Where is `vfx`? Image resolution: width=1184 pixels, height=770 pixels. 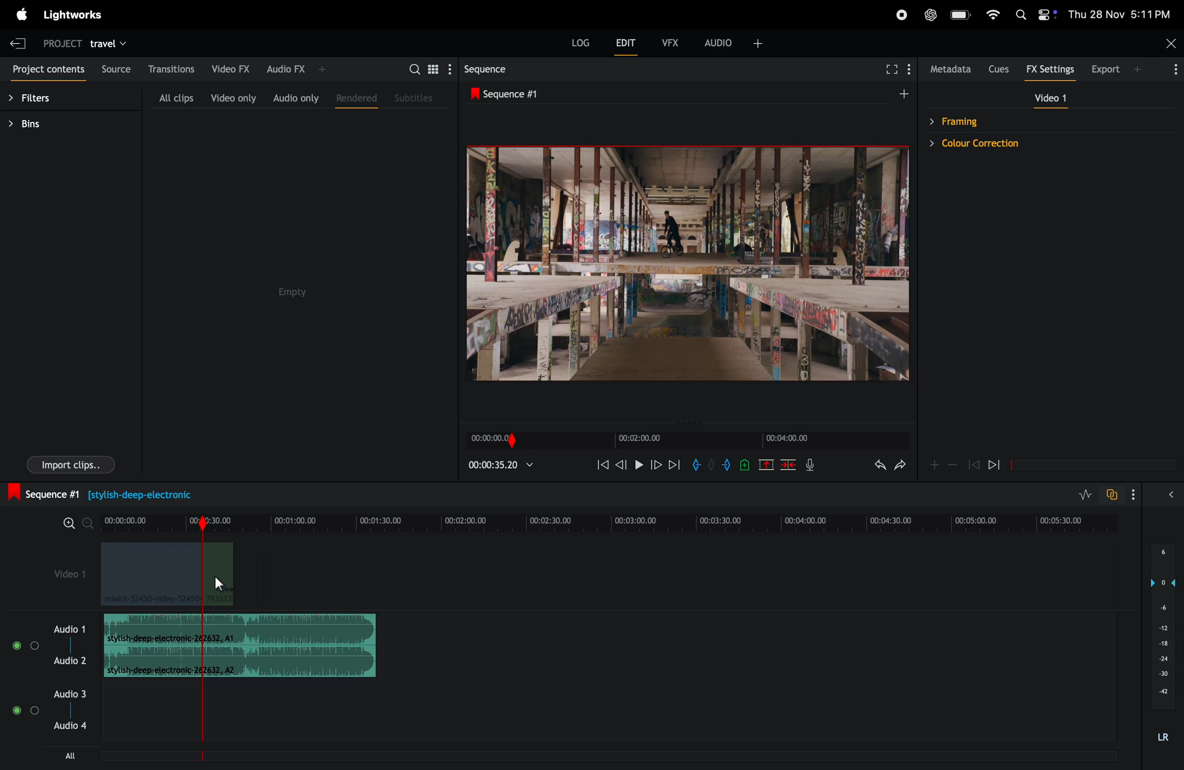
vfx is located at coordinates (671, 42).